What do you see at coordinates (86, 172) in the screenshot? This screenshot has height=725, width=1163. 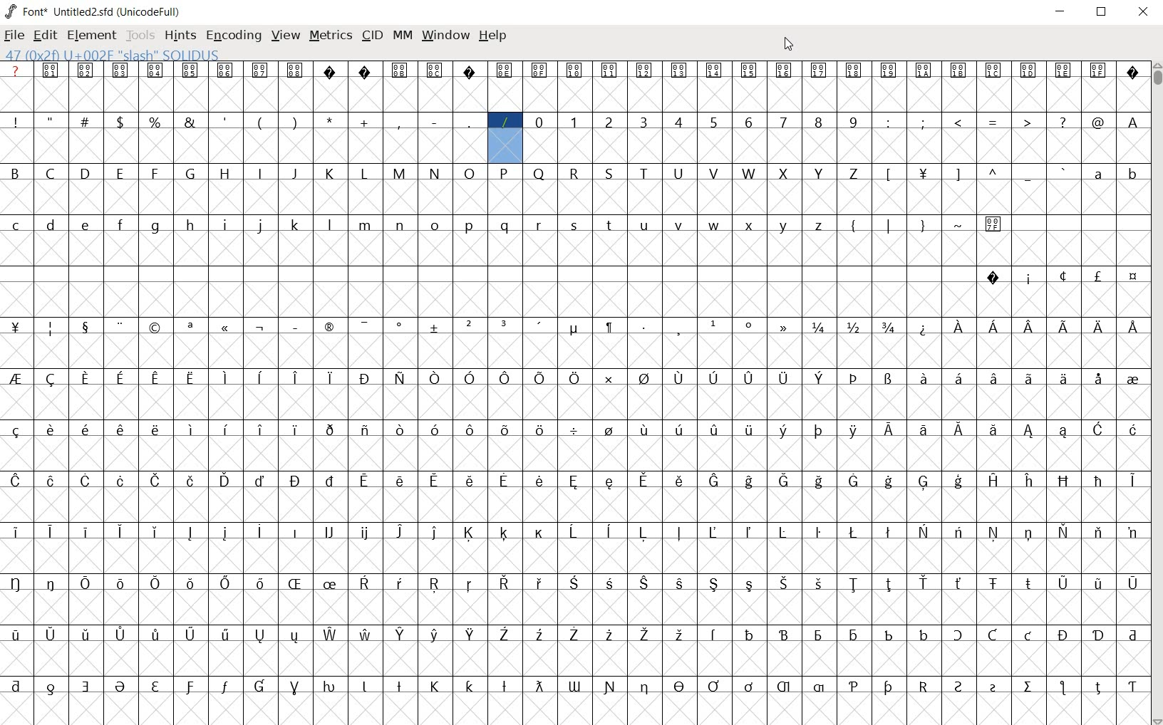 I see `glyph` at bounding box center [86, 172].